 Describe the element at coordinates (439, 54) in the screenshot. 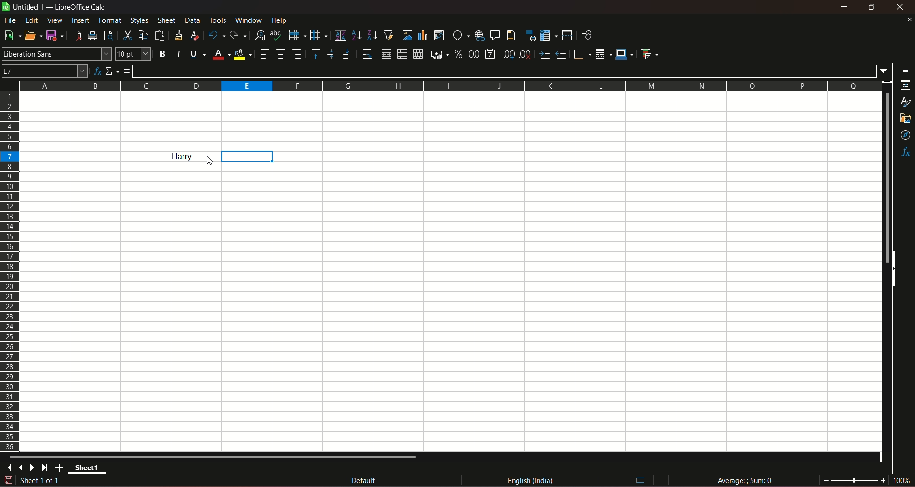

I see `format as currency` at that location.